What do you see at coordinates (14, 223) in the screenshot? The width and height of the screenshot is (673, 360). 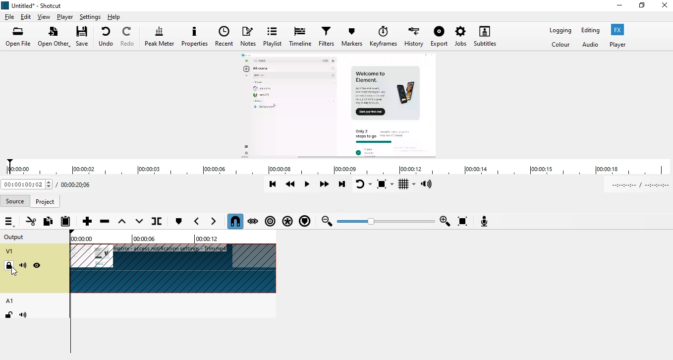 I see `` at bounding box center [14, 223].